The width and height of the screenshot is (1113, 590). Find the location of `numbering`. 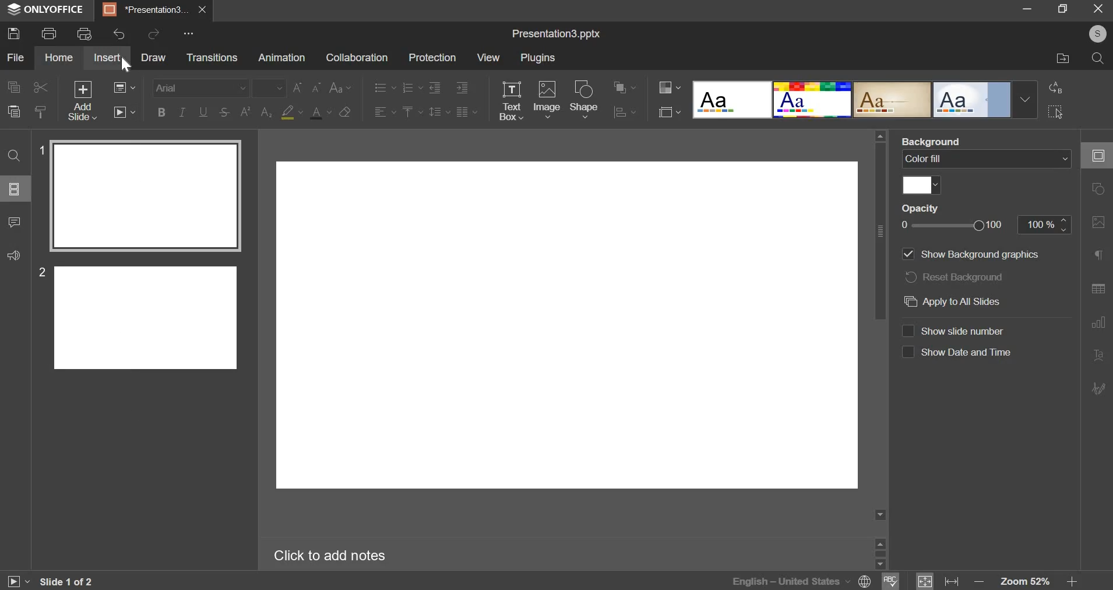

numbering is located at coordinates (412, 87).